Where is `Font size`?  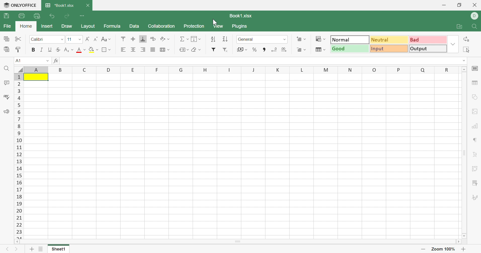 Font size is located at coordinates (74, 38).